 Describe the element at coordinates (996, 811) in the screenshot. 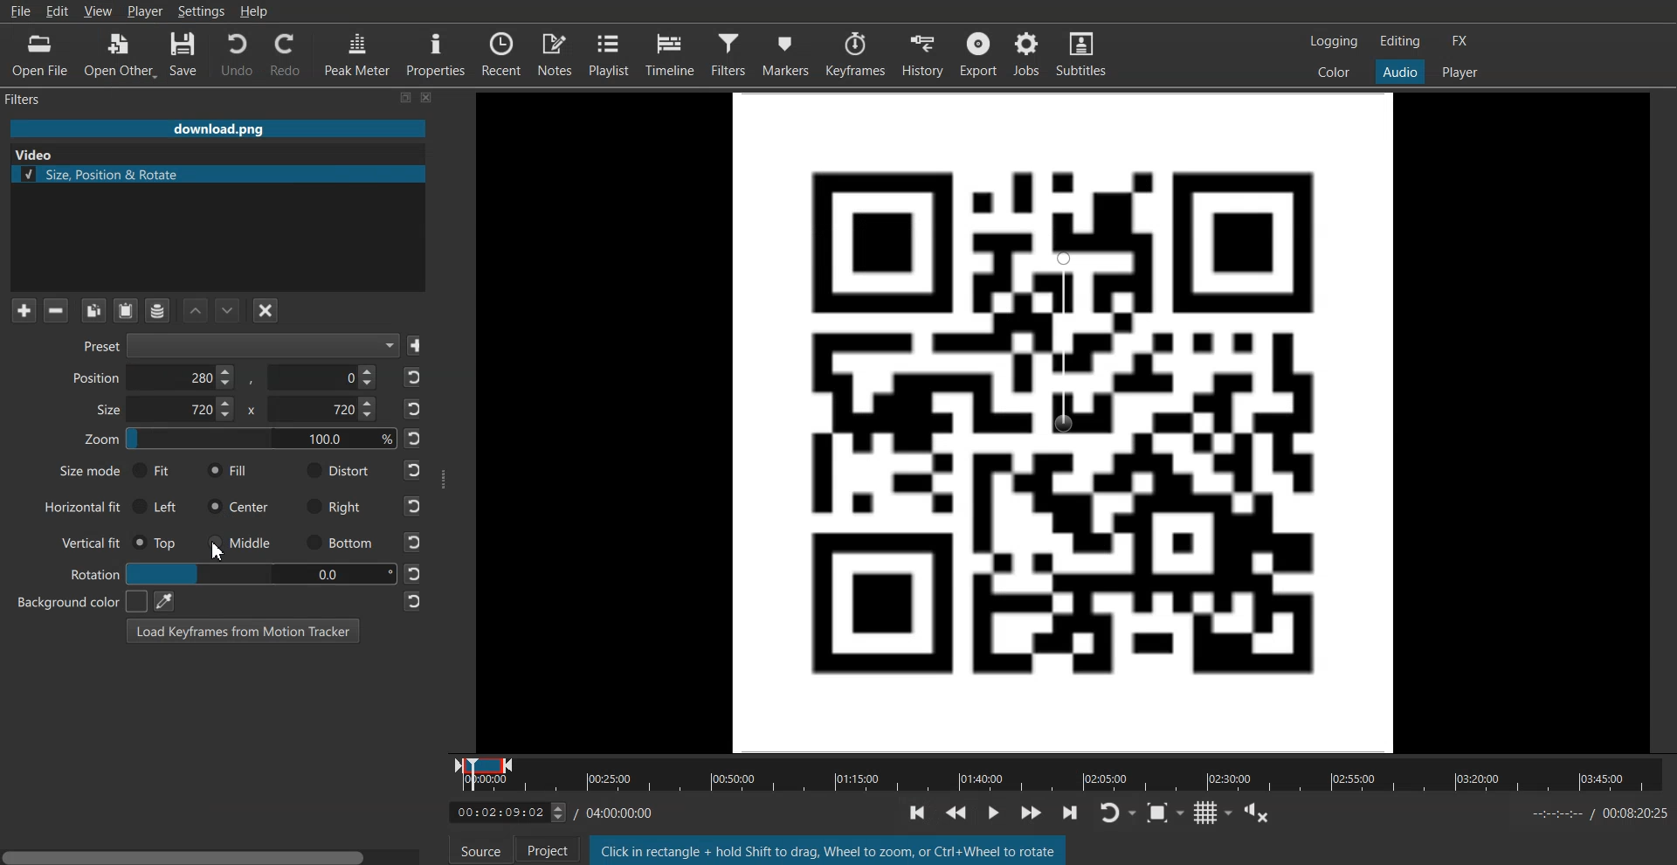

I see `Toggle play or pause` at that location.